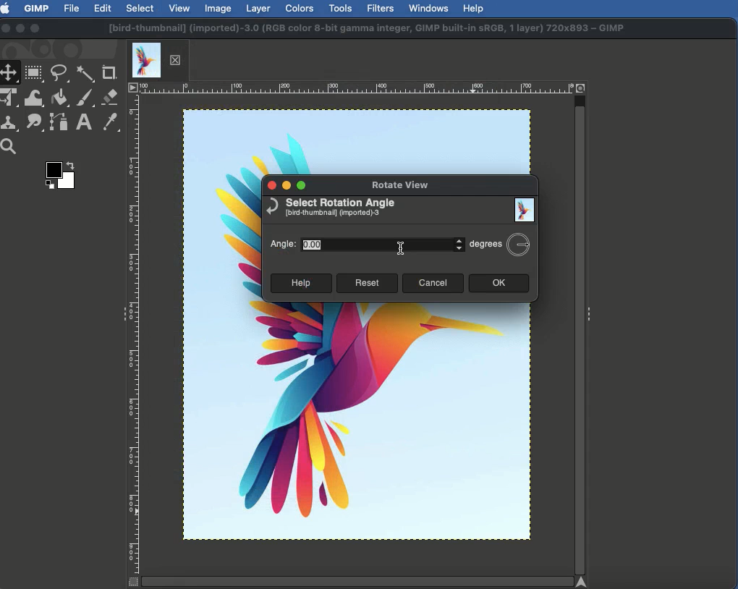 This screenshot has width=738, height=589. Describe the element at coordinates (34, 74) in the screenshot. I see `Rectangular selector` at that location.